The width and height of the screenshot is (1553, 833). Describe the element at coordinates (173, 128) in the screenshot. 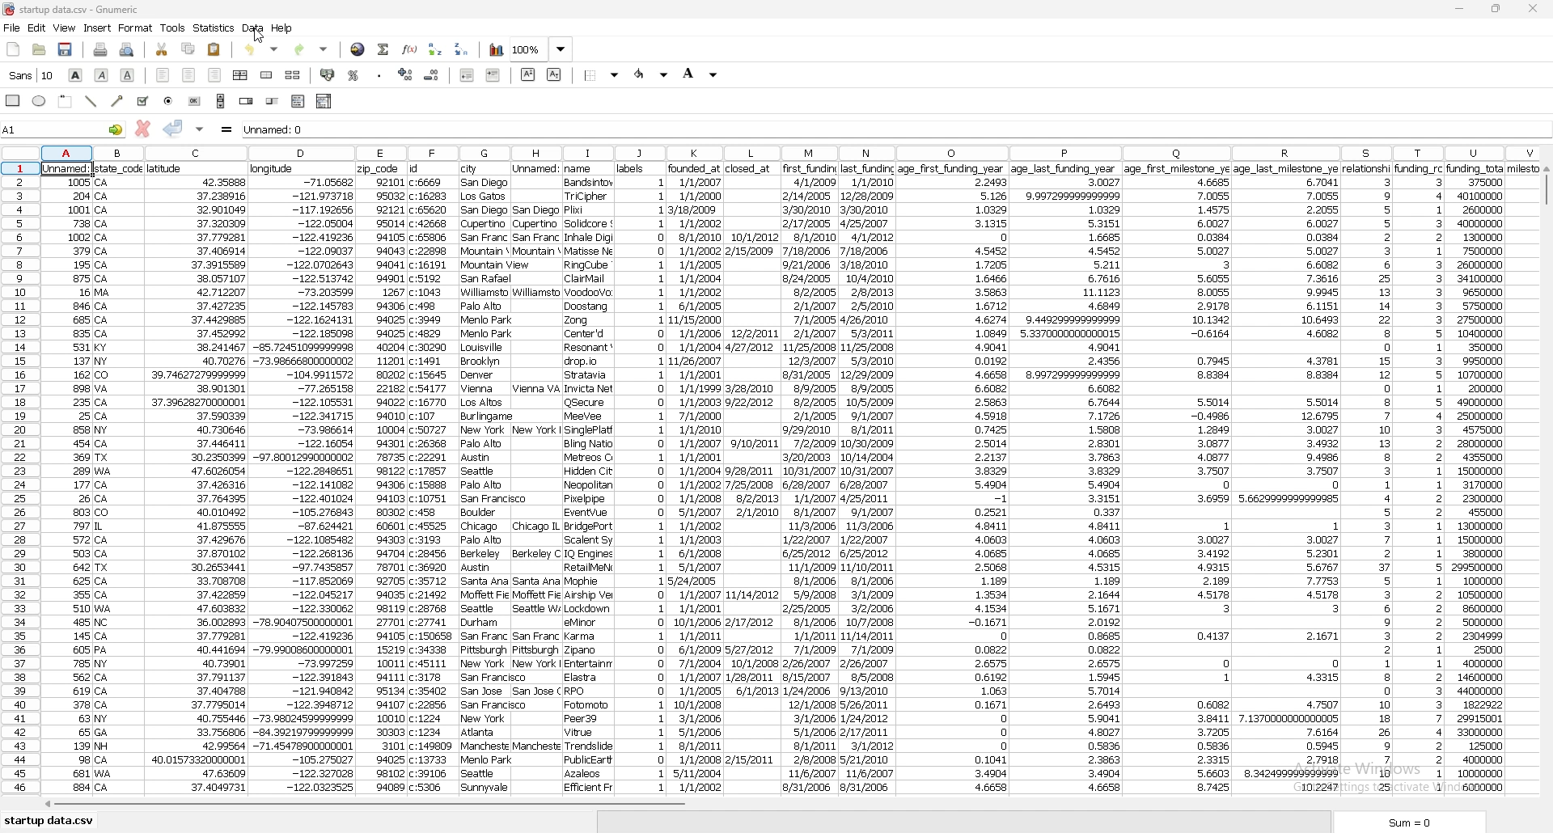

I see `accept changes` at that location.